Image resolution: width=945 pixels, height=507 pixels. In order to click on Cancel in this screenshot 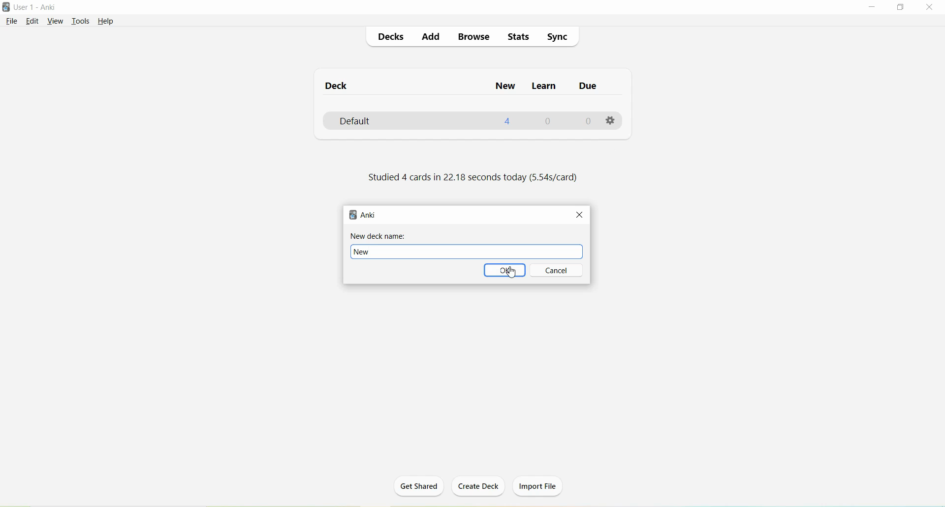, I will do `click(558, 270)`.